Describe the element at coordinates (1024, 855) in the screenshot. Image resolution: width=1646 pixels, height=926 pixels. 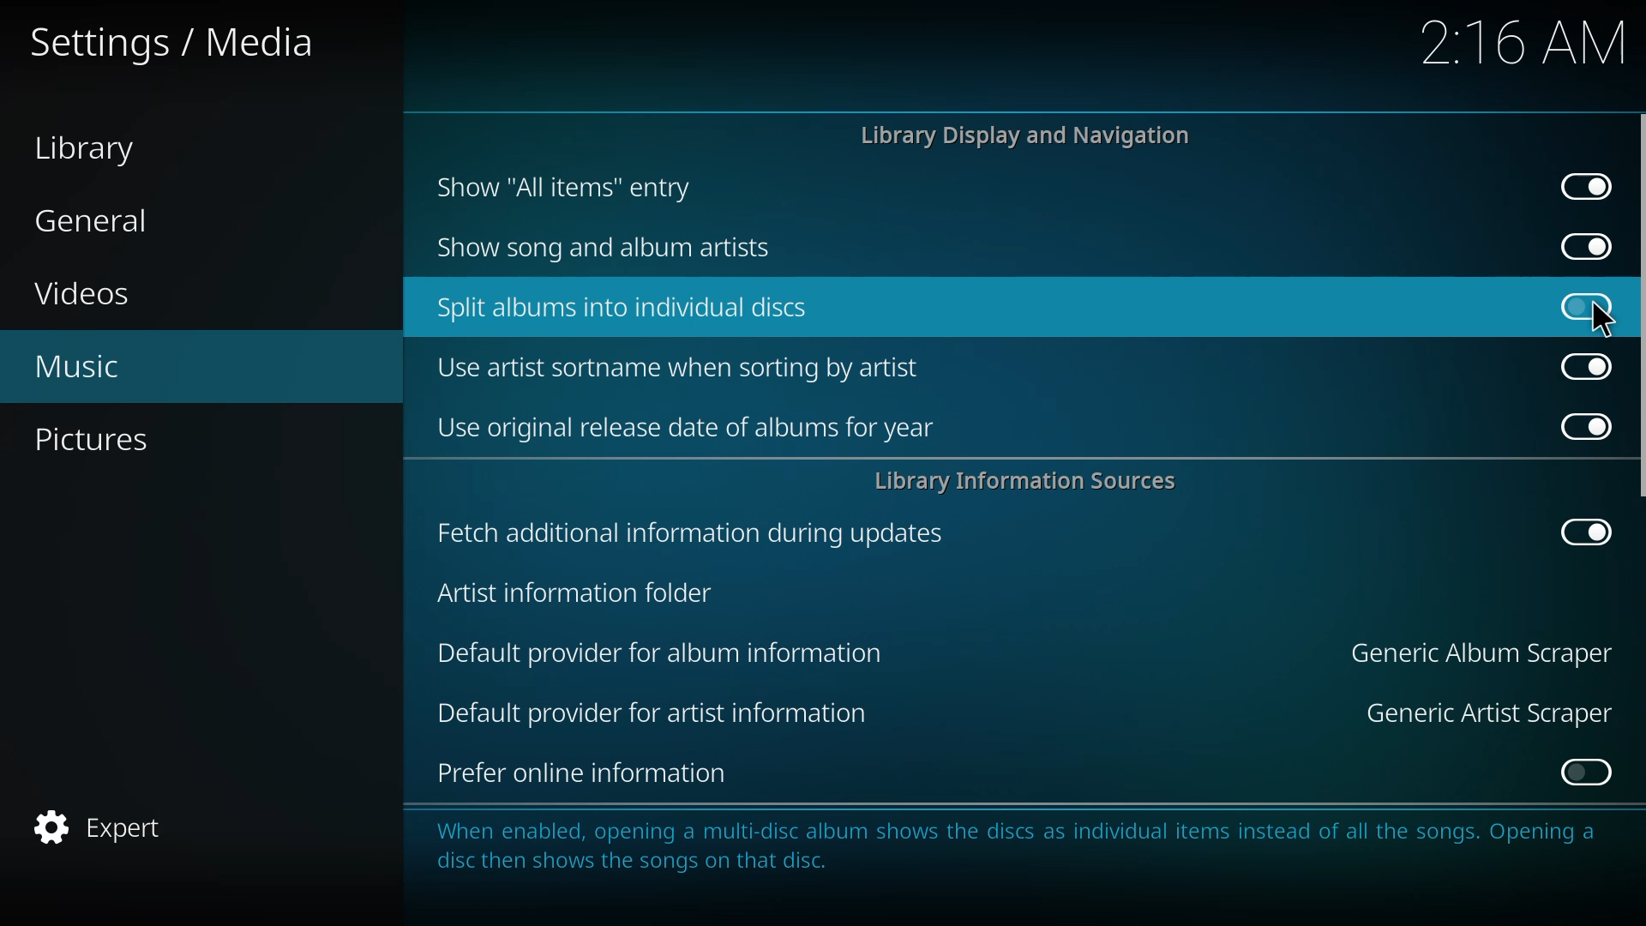
I see `info` at that location.